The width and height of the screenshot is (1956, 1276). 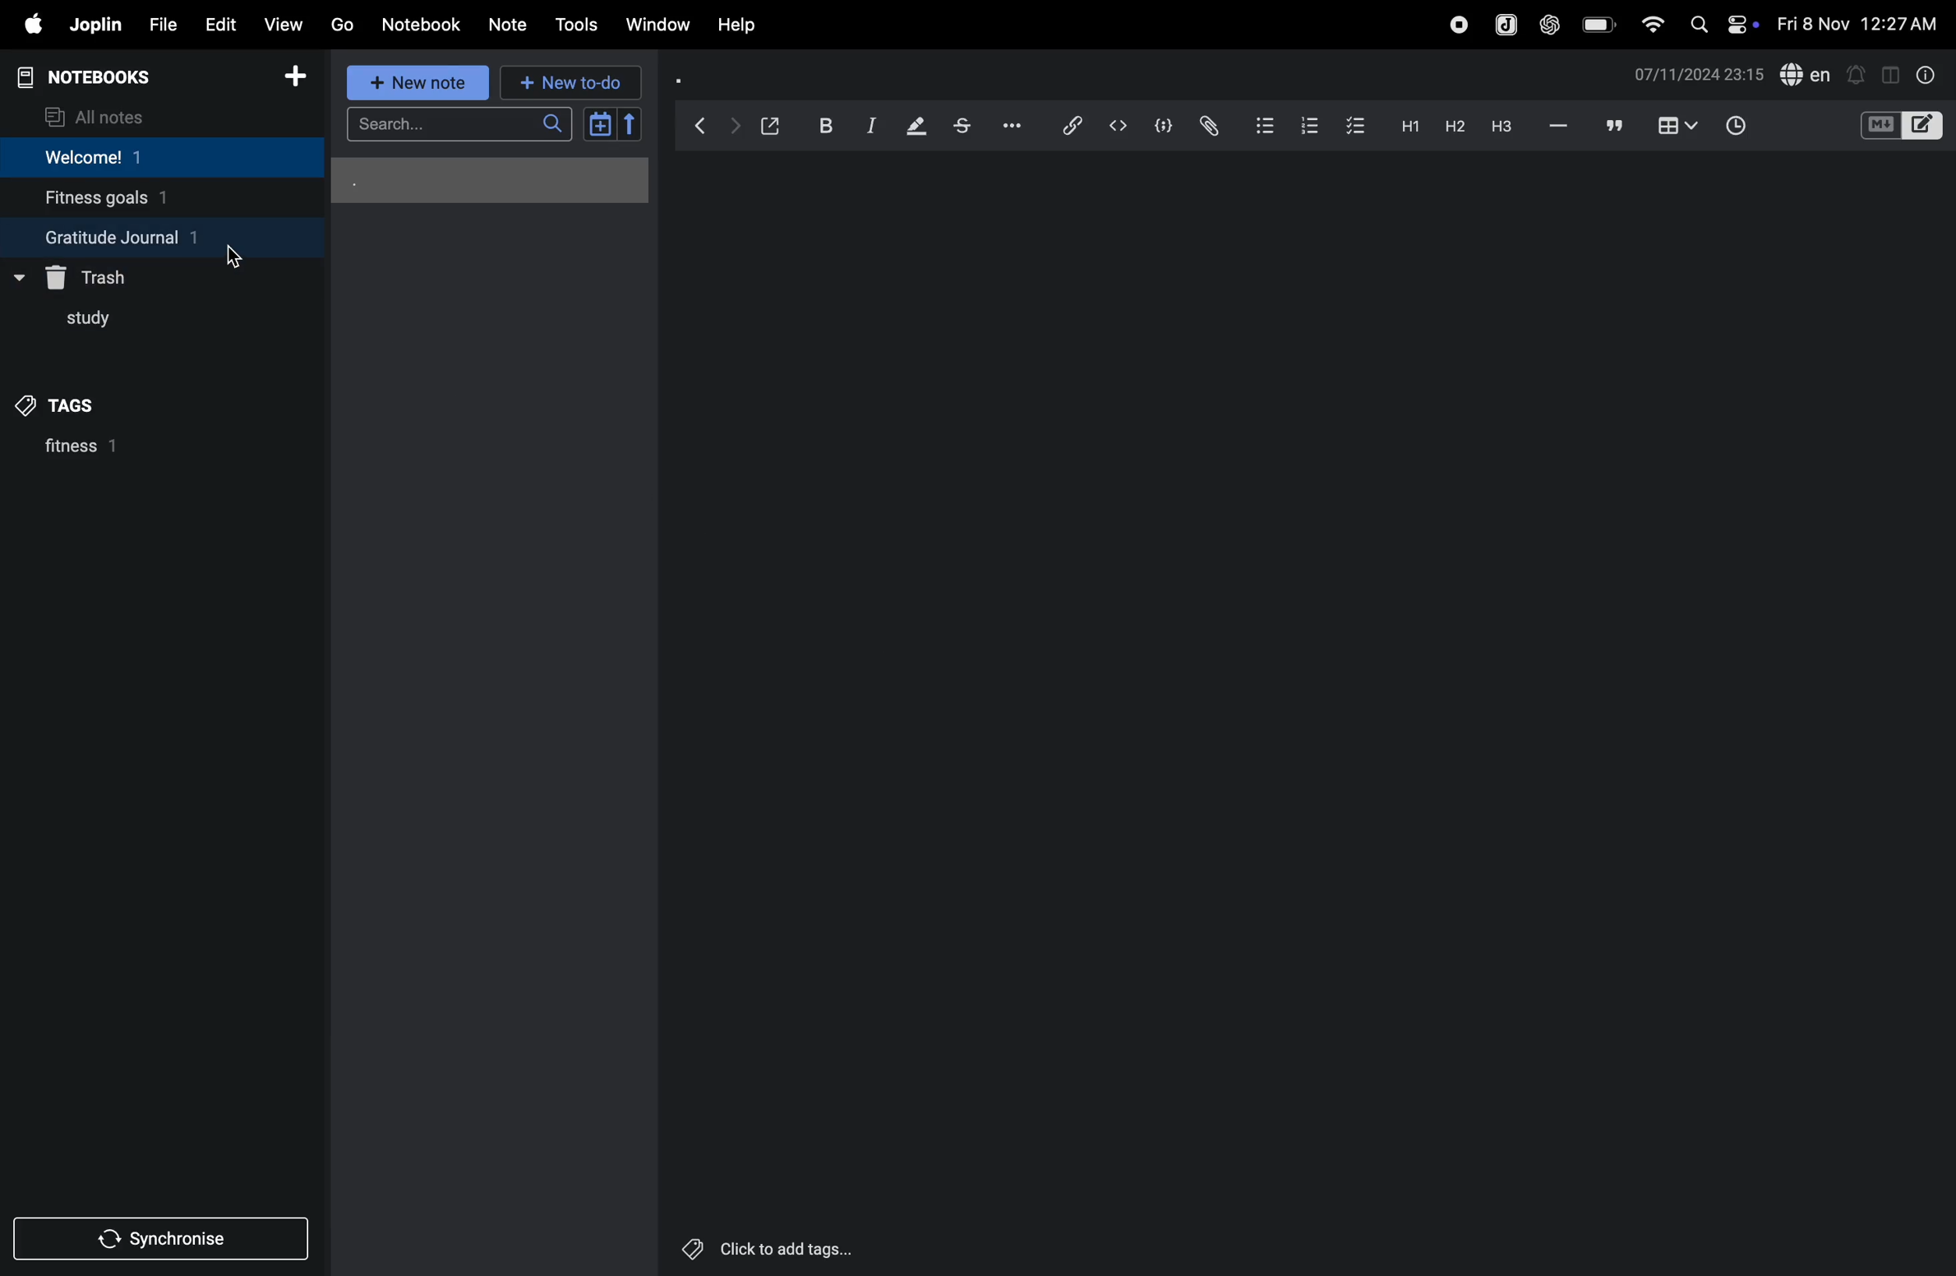 I want to click on joplin, so click(x=96, y=23).